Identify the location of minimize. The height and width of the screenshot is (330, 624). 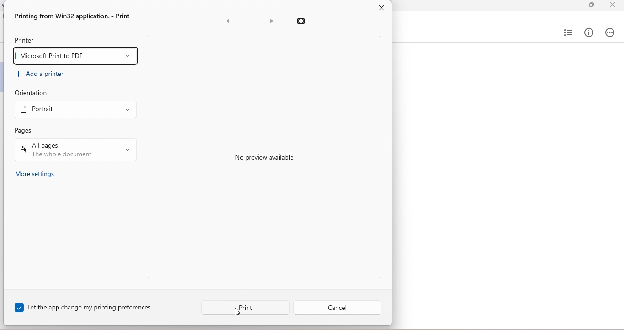
(568, 5).